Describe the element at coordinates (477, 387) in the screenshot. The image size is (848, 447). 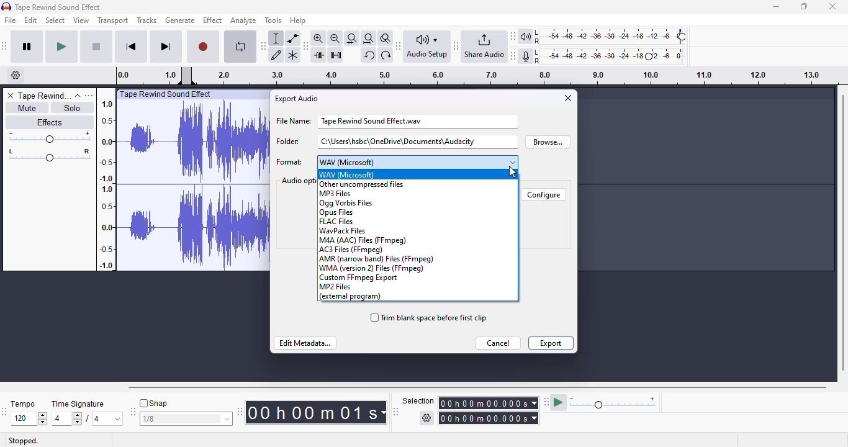
I see `horizontal scrollbar` at that location.